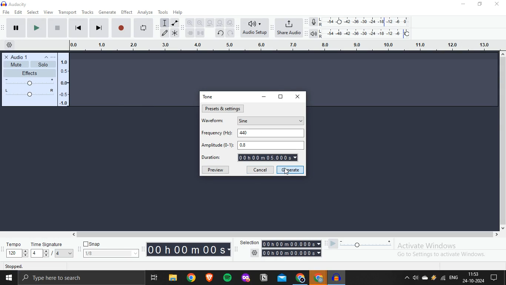  Describe the element at coordinates (359, 243) in the screenshot. I see `Slider` at that location.